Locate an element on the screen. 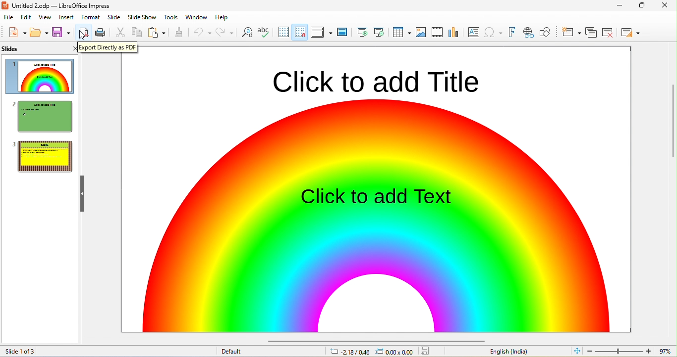 This screenshot has width=677, height=357. chart is located at coordinates (453, 33).